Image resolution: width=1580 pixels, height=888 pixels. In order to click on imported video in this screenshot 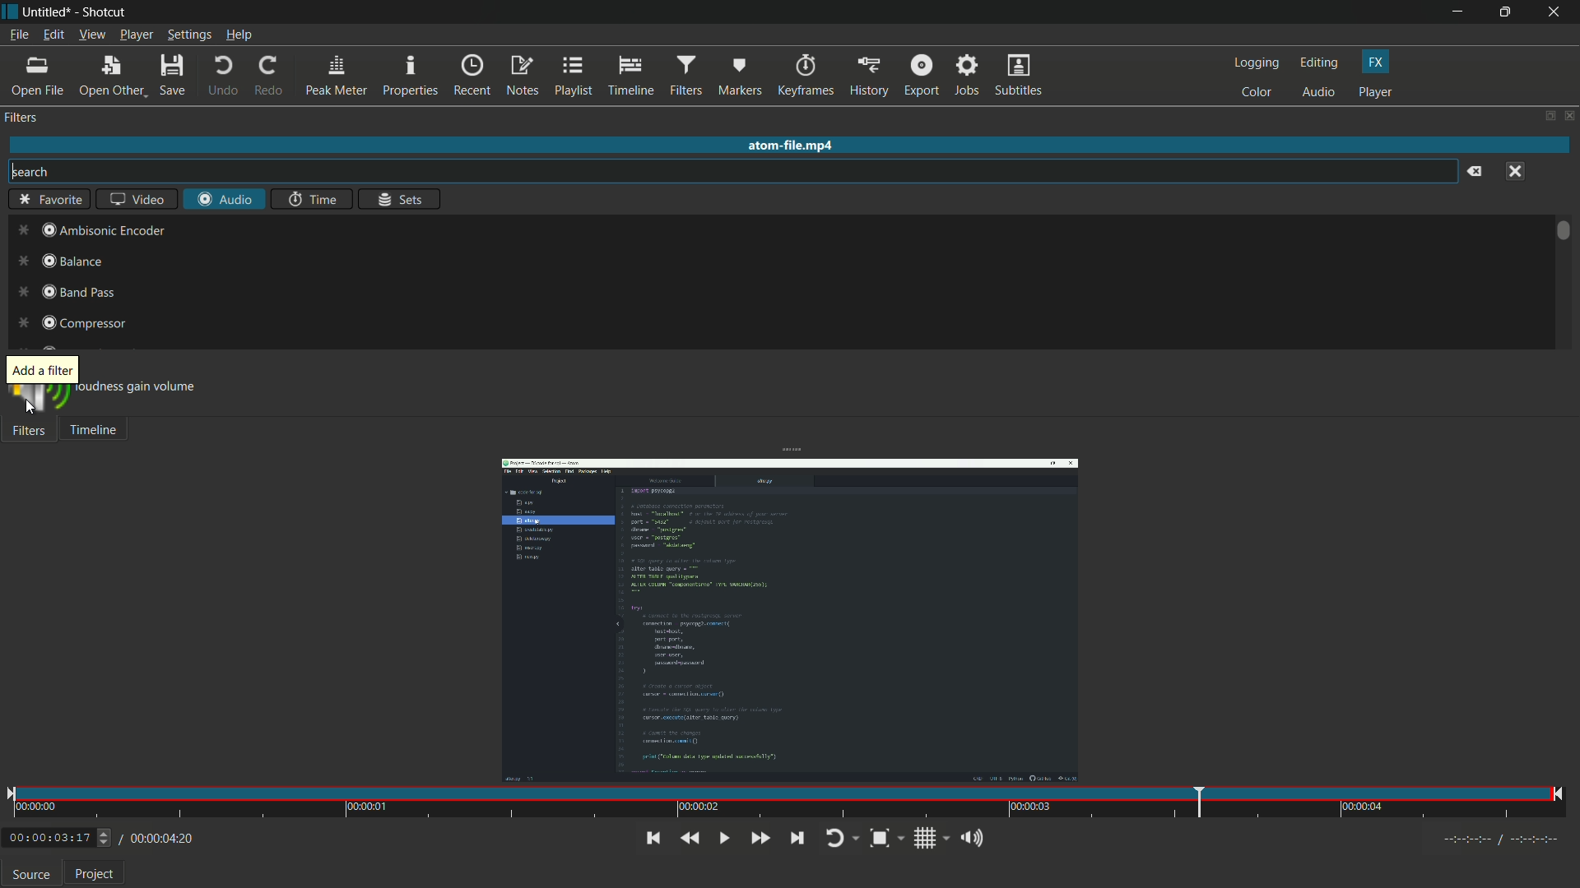, I will do `click(789, 622)`.